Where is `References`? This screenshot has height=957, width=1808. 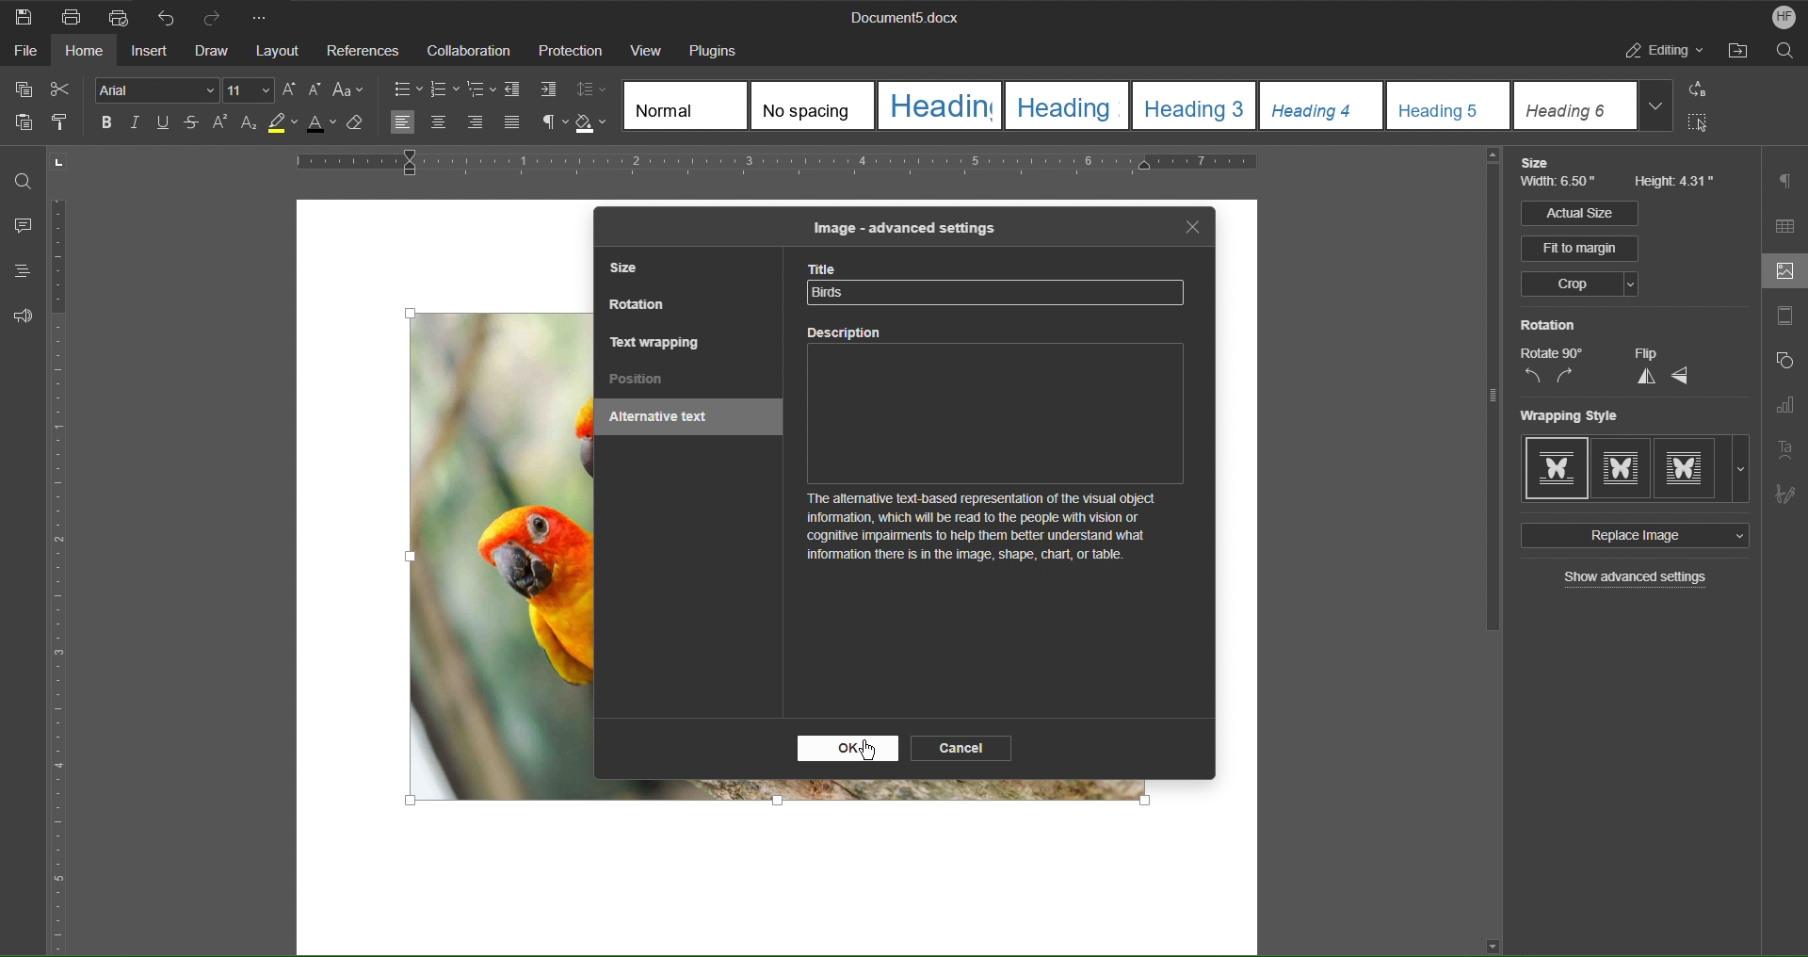 References is located at coordinates (363, 51).